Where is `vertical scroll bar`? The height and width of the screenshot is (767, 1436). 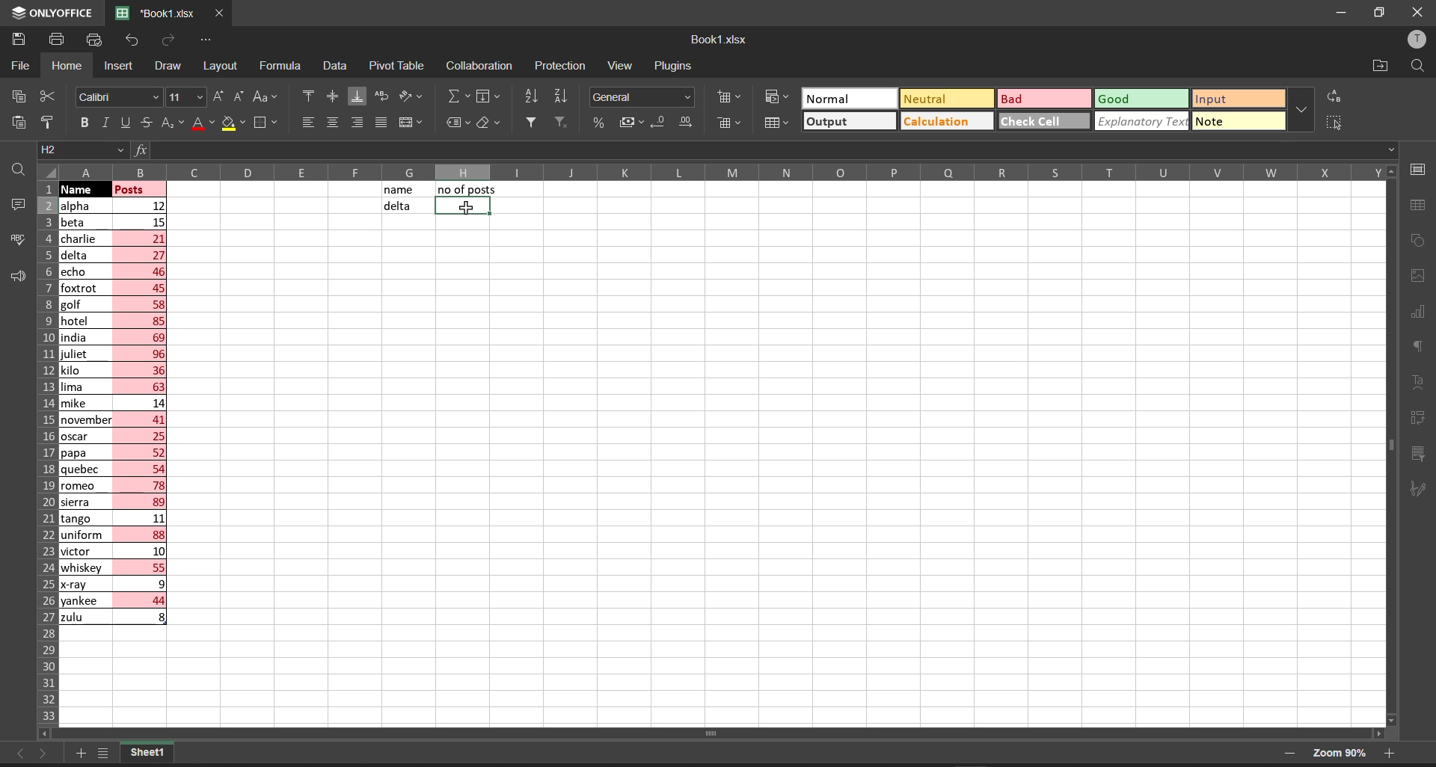
vertical scroll bar is located at coordinates (1390, 450).